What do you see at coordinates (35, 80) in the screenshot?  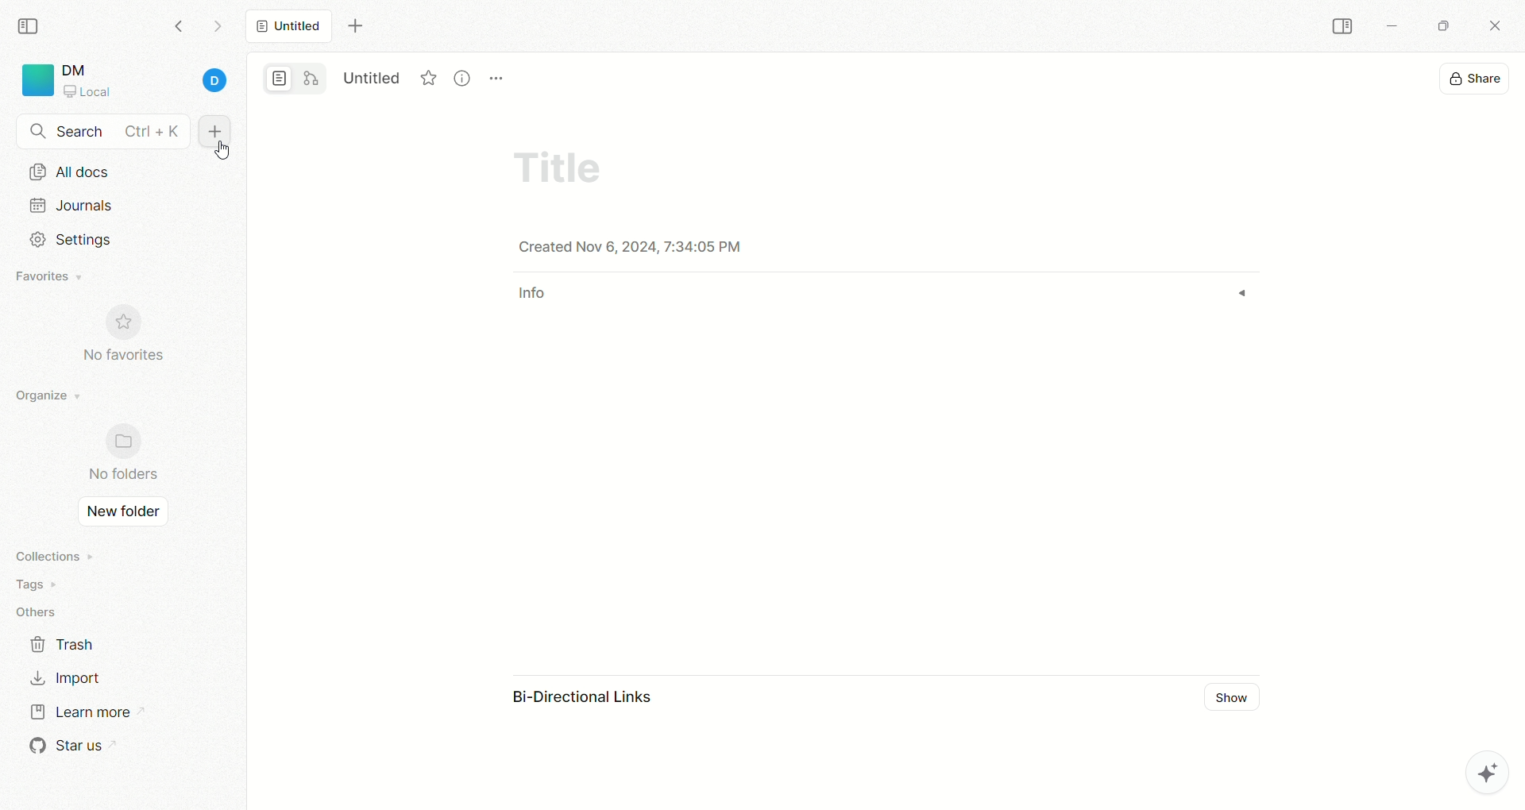 I see `logo` at bounding box center [35, 80].